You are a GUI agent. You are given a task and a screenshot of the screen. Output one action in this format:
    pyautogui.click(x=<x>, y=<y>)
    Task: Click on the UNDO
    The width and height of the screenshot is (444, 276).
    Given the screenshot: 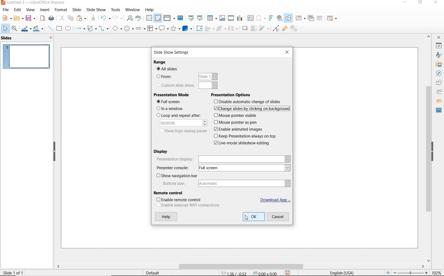 What is the action you would take?
    pyautogui.click(x=105, y=18)
    